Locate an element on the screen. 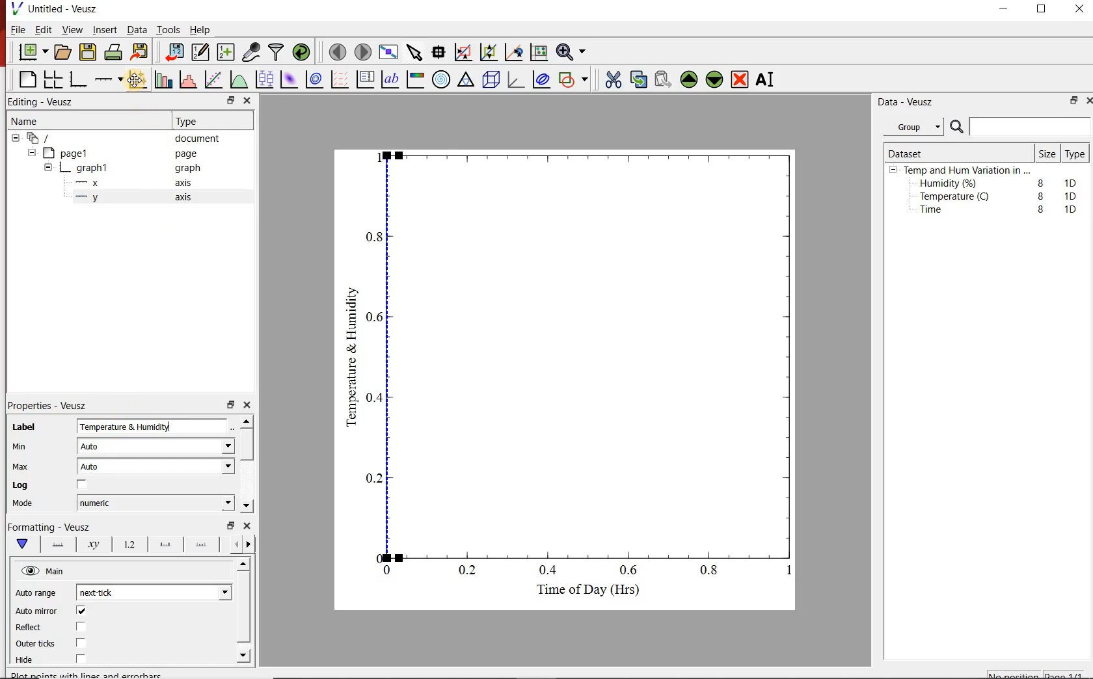 This screenshot has height=679, width=1093. ternary graph is located at coordinates (467, 81).